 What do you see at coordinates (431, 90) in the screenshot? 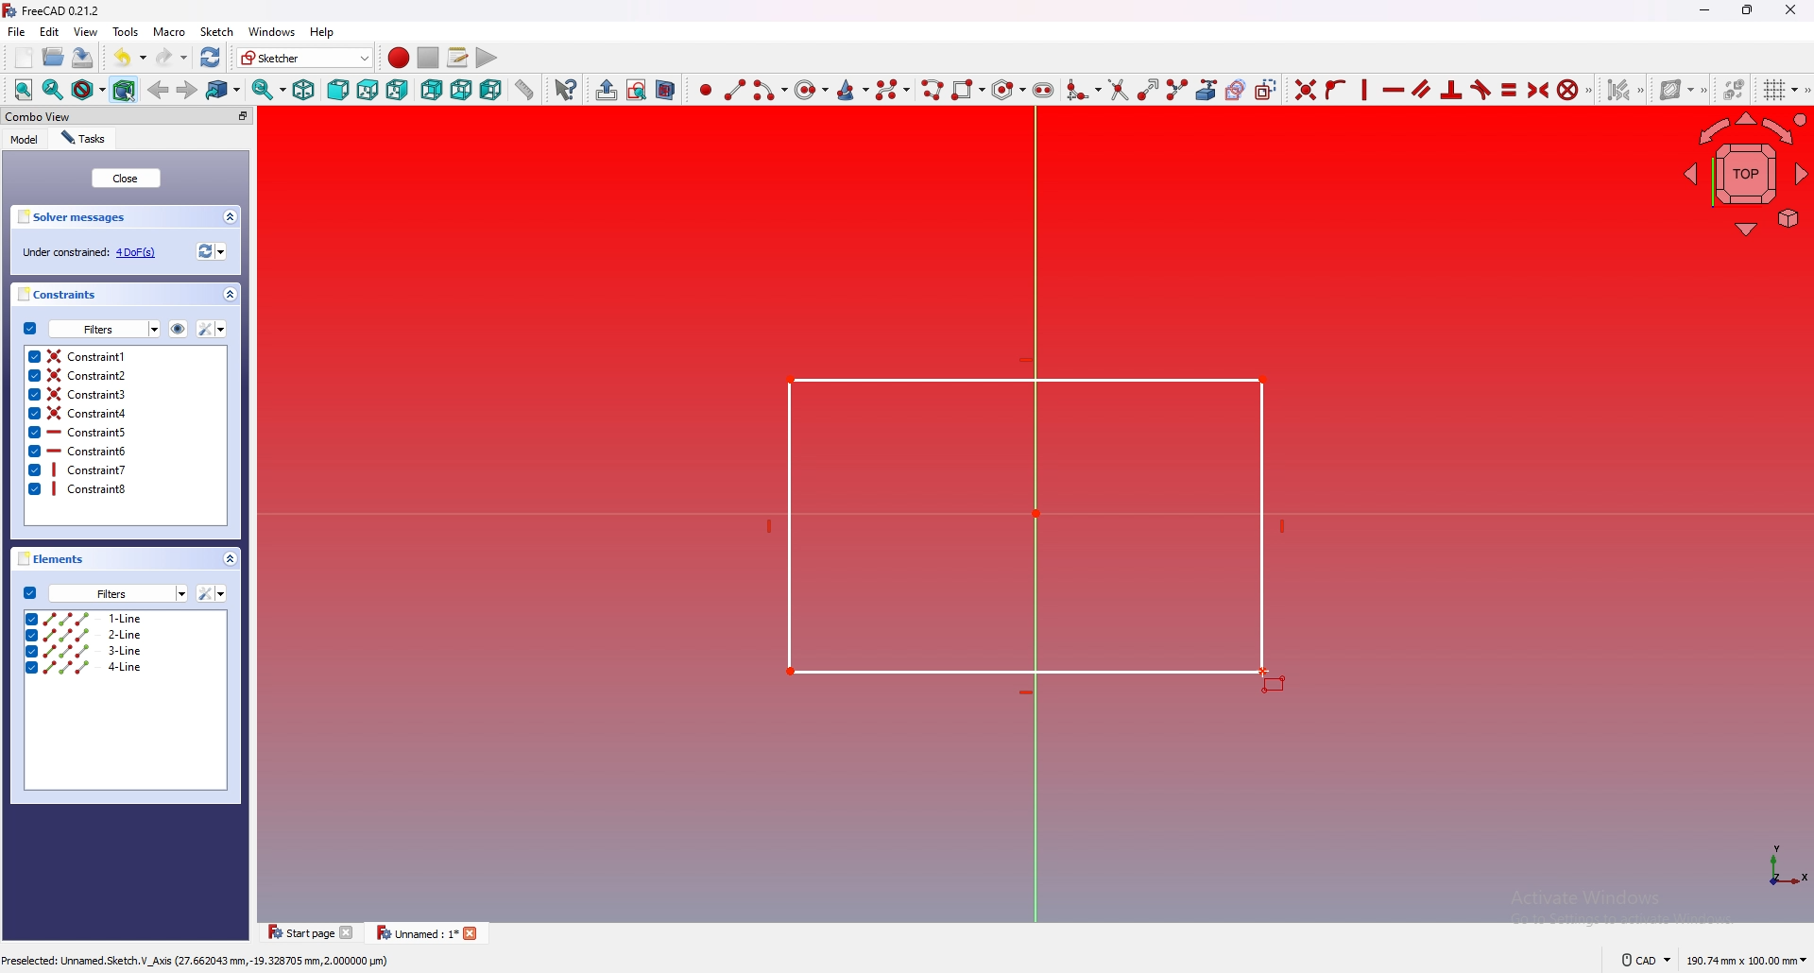
I see `rear` at bounding box center [431, 90].